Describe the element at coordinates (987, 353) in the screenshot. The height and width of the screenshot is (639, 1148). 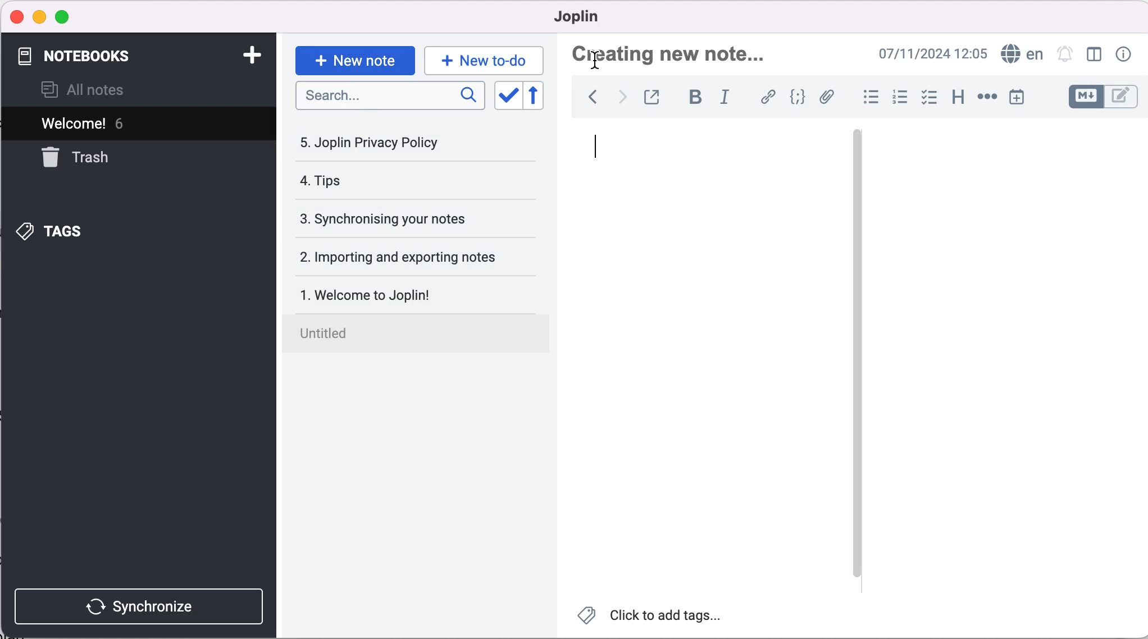
I see `` at that location.